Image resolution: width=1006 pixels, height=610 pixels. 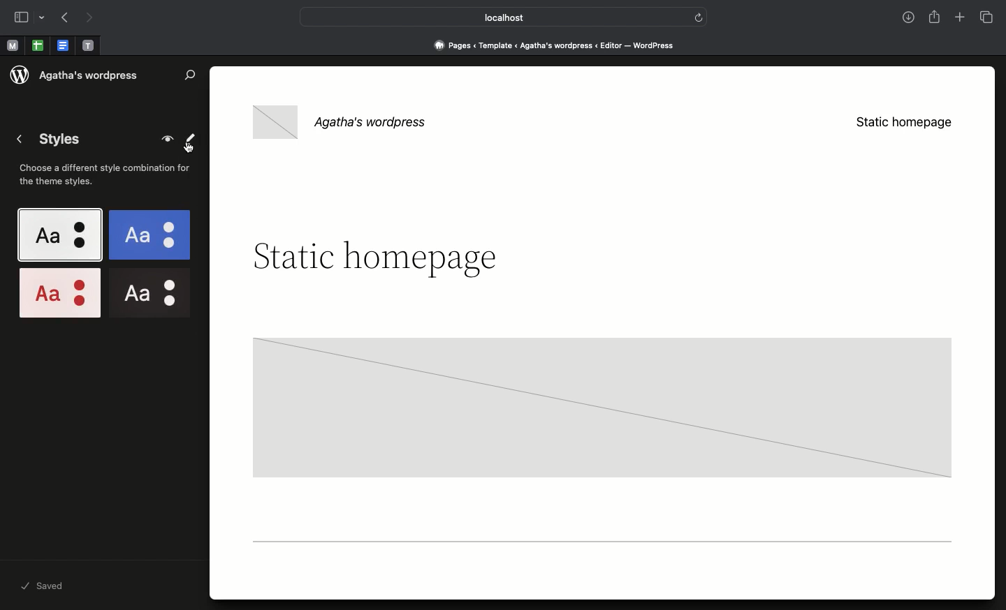 What do you see at coordinates (51, 140) in the screenshot?
I see `Styles` at bounding box center [51, 140].